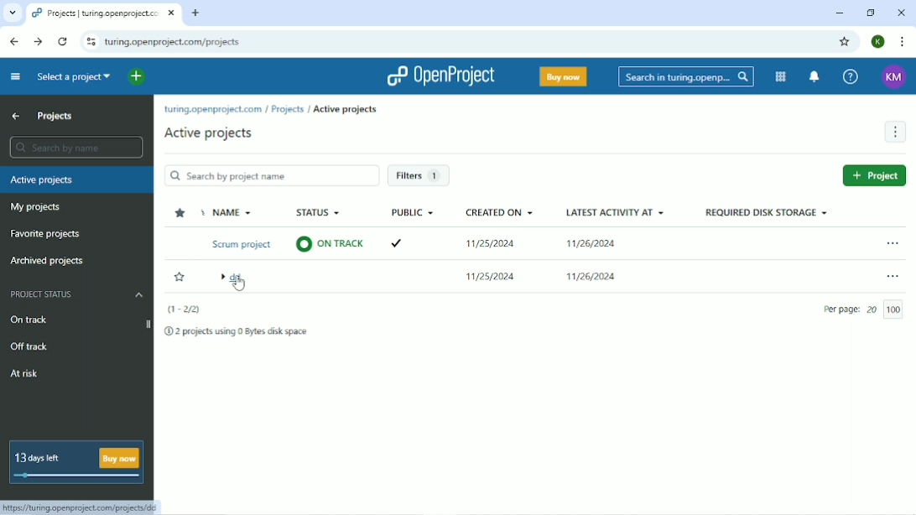 This screenshot has width=916, height=515. Describe the element at coordinates (180, 278) in the screenshot. I see `Add to favorite` at that location.